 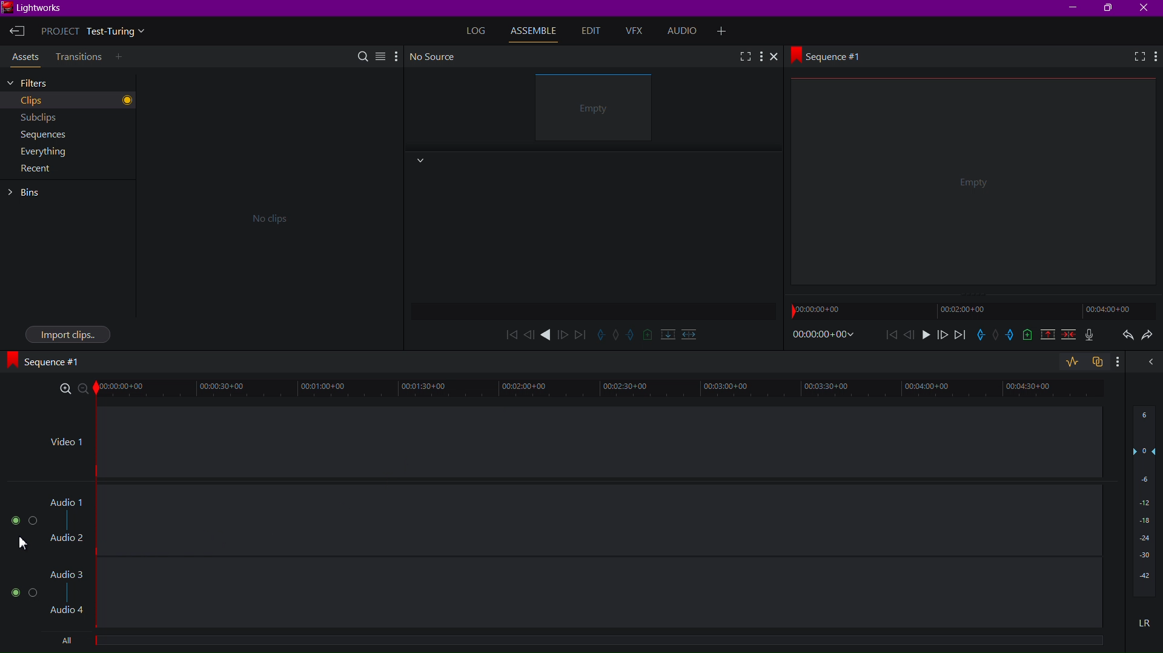 What do you see at coordinates (564, 334) in the screenshot?
I see `forward` at bounding box center [564, 334].